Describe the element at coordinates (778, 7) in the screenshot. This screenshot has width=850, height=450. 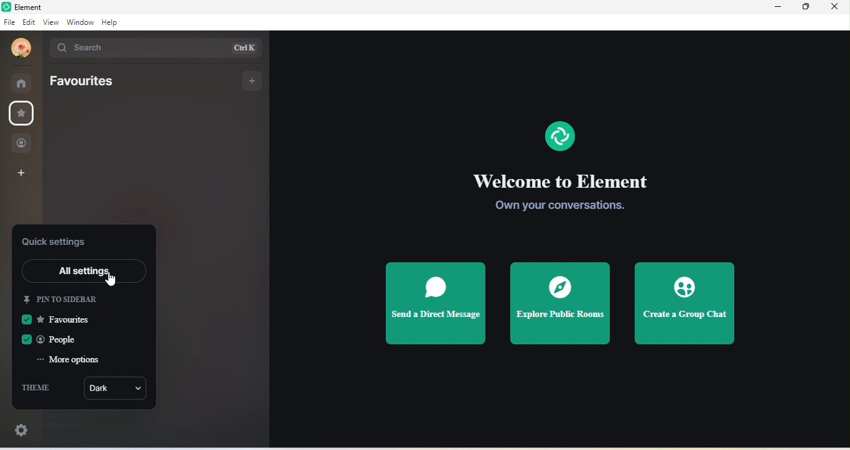
I see `minimize` at that location.